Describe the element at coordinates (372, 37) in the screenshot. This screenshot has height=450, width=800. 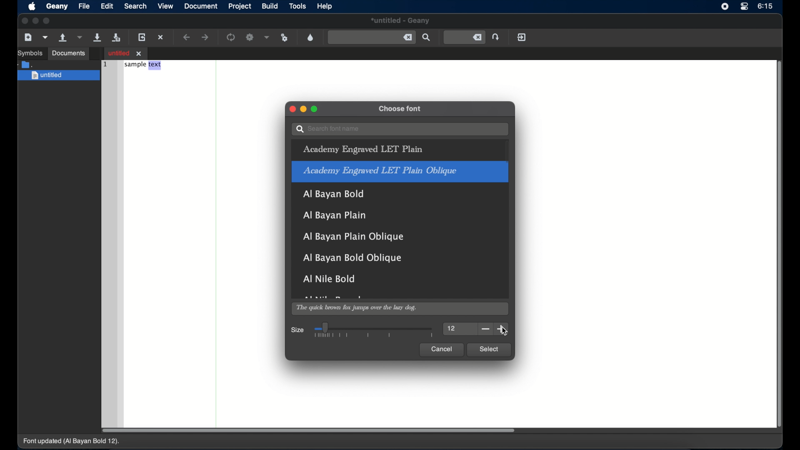
I see `find the entered text in the current file` at that location.